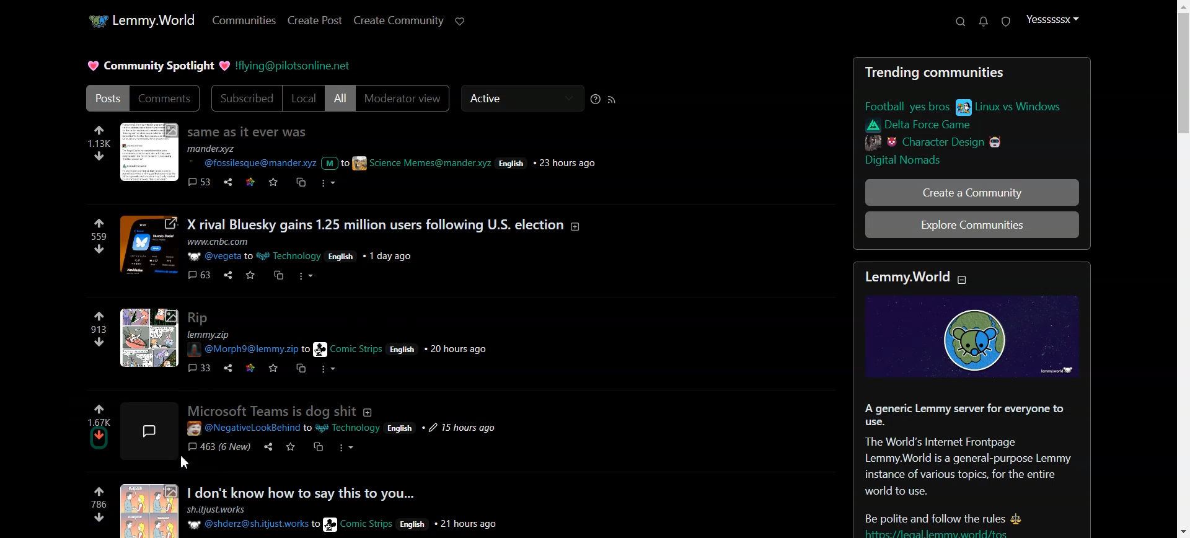 The width and height of the screenshot is (1190, 538). I want to click on posts, so click(349, 492).